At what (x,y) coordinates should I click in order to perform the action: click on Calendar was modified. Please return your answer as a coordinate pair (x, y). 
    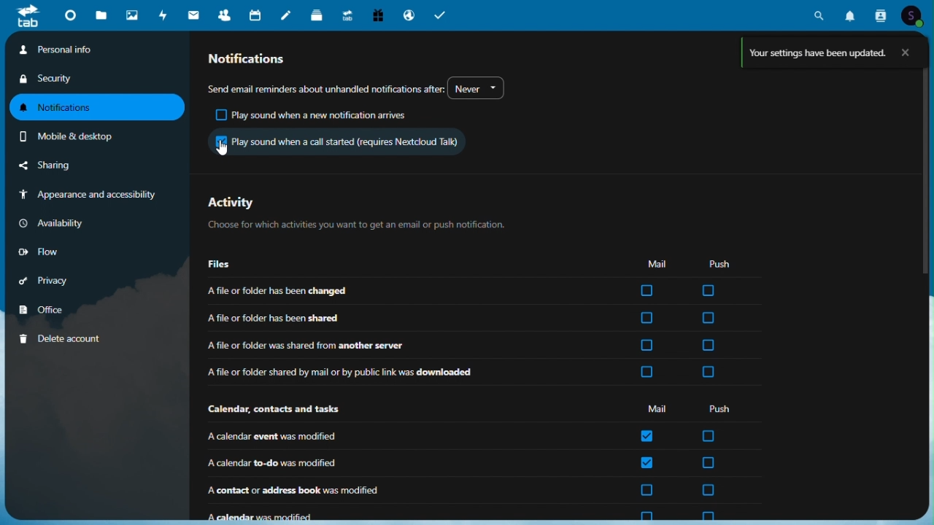
    Looking at the image, I should click on (393, 513).